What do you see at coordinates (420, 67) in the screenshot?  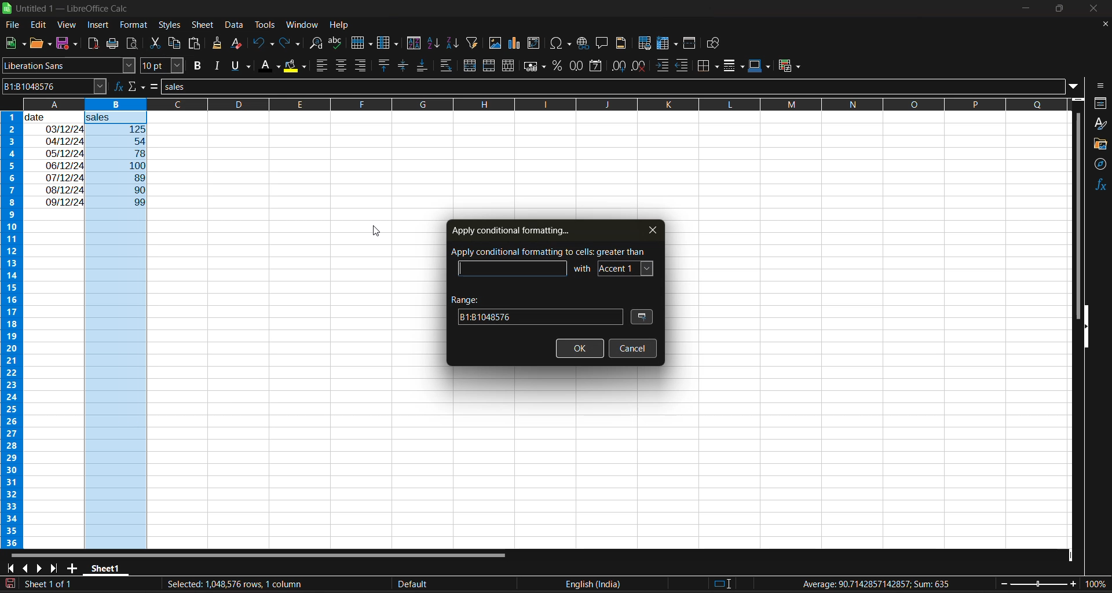 I see `align bottom` at bounding box center [420, 67].